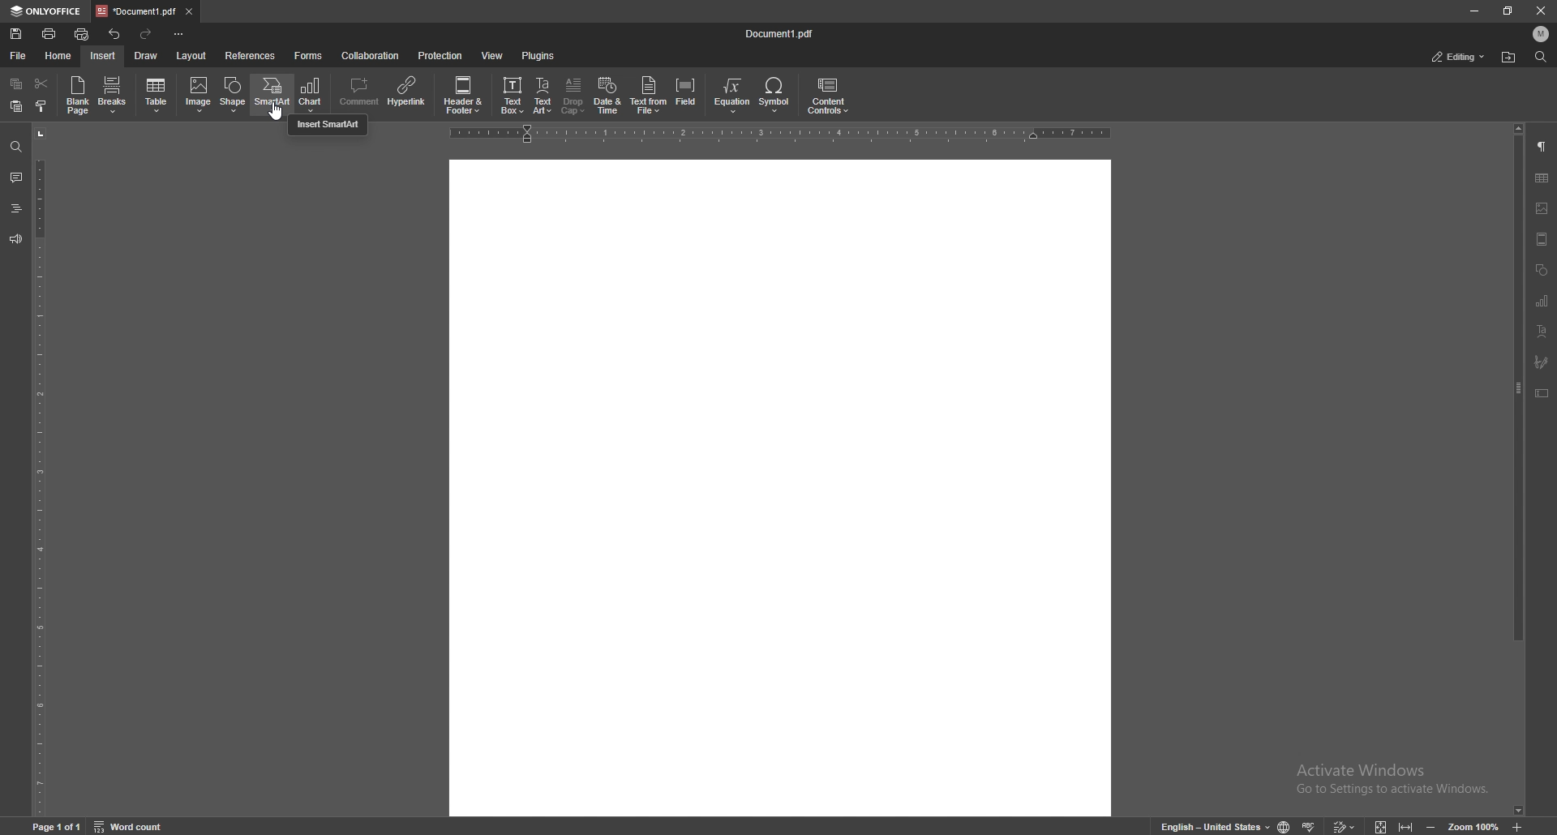 This screenshot has height=835, width=1557. Describe the element at coordinates (1542, 147) in the screenshot. I see `paragraph` at that location.